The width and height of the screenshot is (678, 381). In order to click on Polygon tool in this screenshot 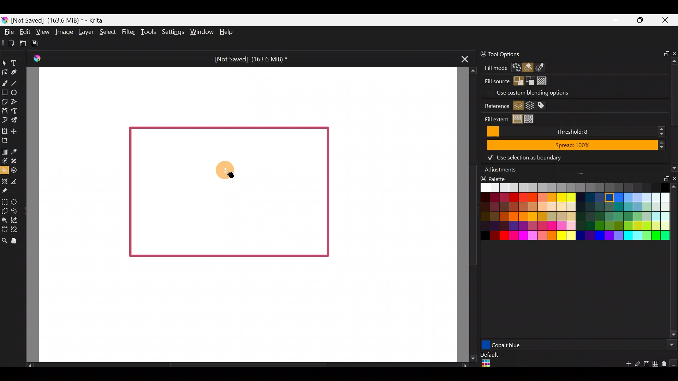, I will do `click(5, 102)`.